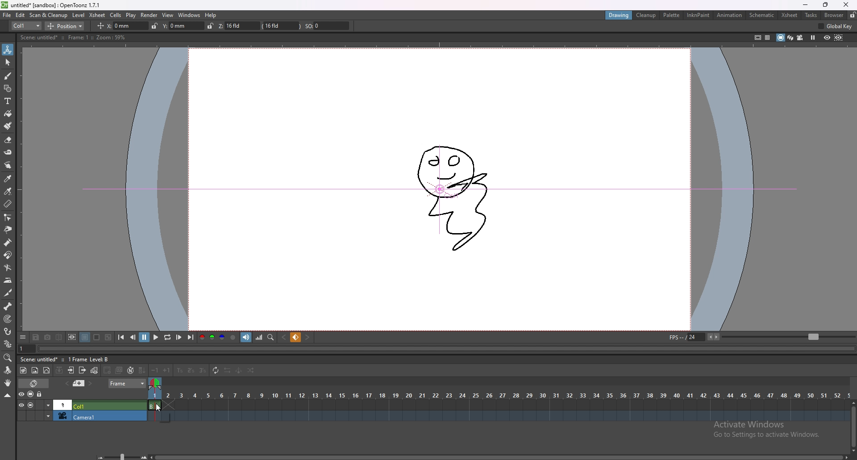  I want to click on soundtrack, so click(247, 338).